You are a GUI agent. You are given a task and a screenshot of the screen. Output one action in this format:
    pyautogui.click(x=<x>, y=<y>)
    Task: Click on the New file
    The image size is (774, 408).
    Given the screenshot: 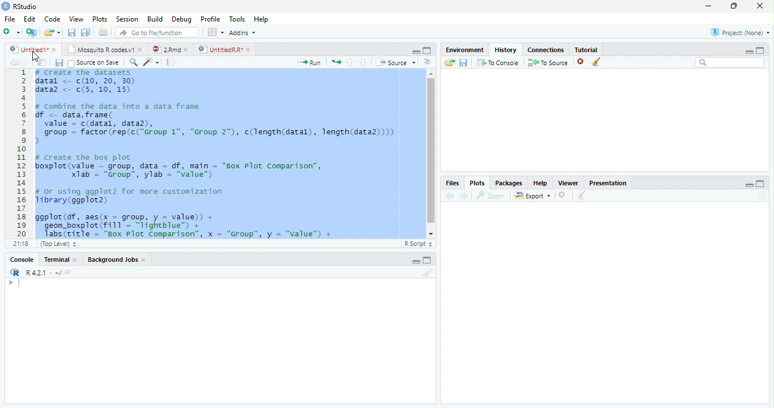 What is the action you would take?
    pyautogui.click(x=11, y=32)
    